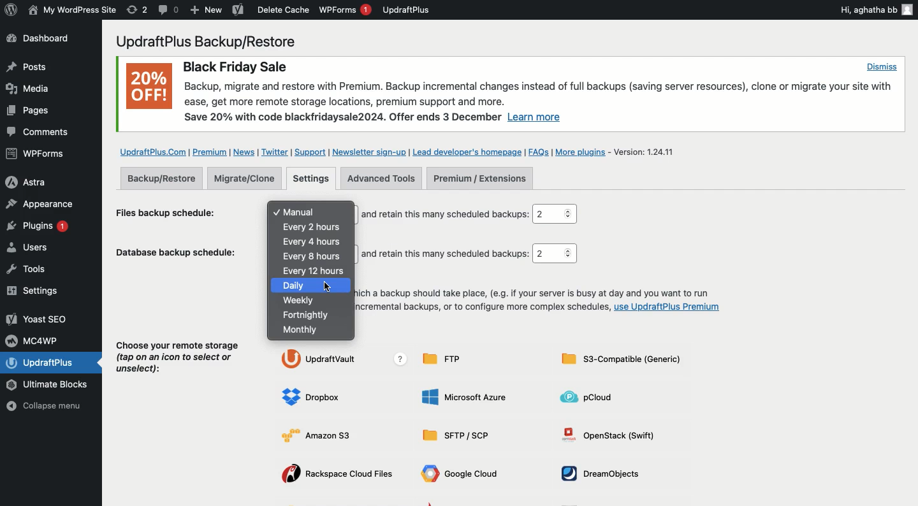 The image size is (918, 506). I want to click on Newsletter sign up, so click(367, 152).